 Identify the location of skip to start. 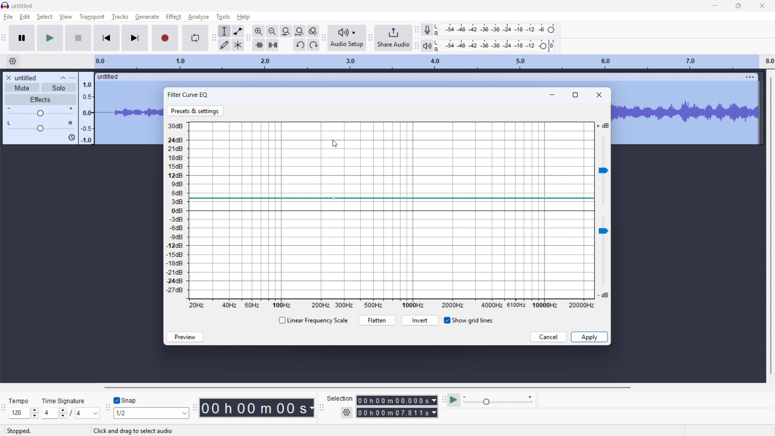
(107, 38).